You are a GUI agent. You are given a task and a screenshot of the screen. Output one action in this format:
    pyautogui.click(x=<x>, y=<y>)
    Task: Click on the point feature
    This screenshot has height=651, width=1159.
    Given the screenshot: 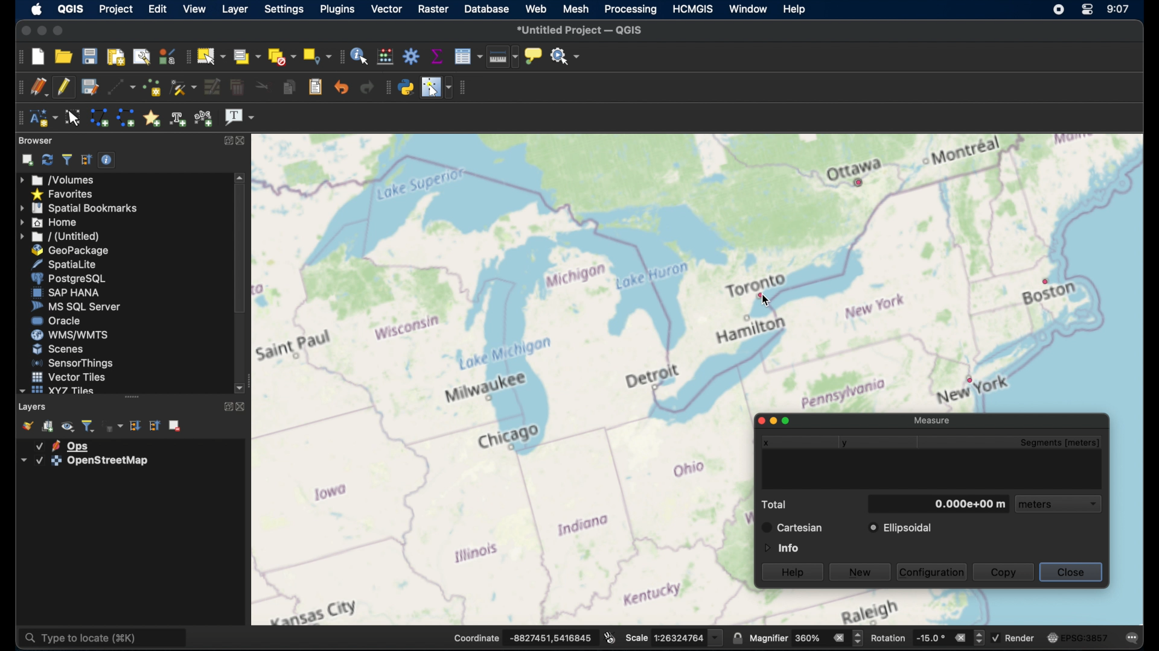 What is the action you would take?
    pyautogui.click(x=860, y=183)
    